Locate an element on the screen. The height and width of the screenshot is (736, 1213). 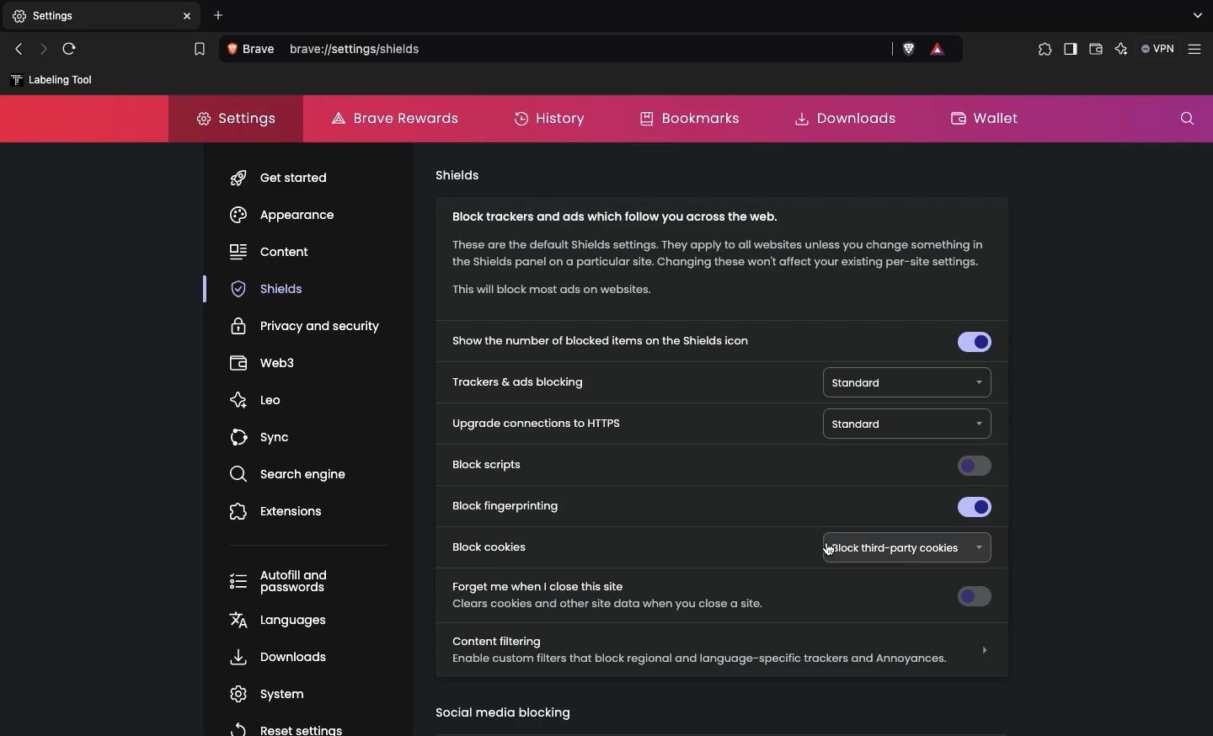
bookmark this tab is located at coordinates (200, 48).